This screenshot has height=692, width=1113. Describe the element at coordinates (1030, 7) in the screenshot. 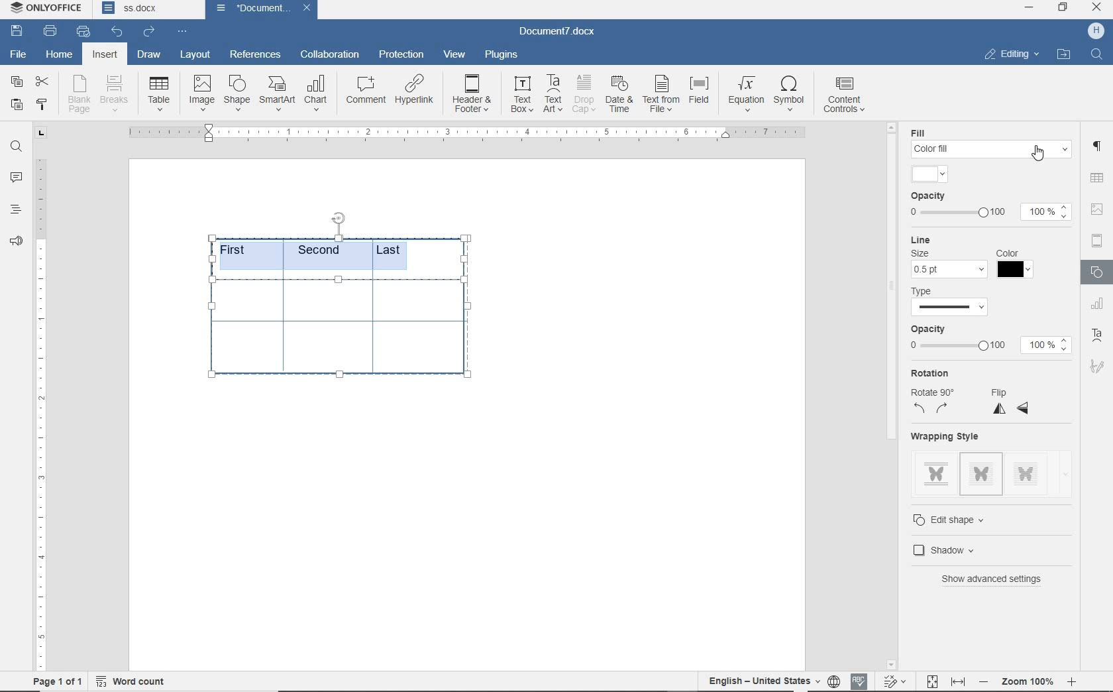

I see `MINIMIZE` at that location.